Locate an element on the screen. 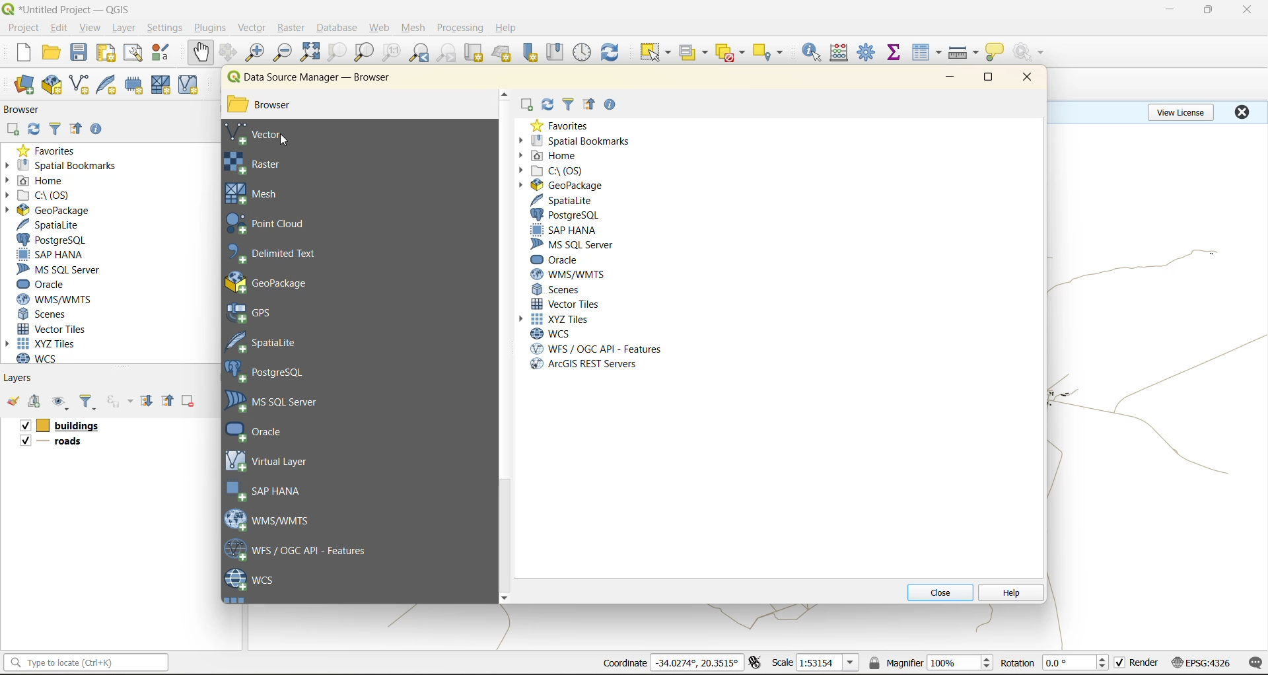  postgresql is located at coordinates (567, 214).